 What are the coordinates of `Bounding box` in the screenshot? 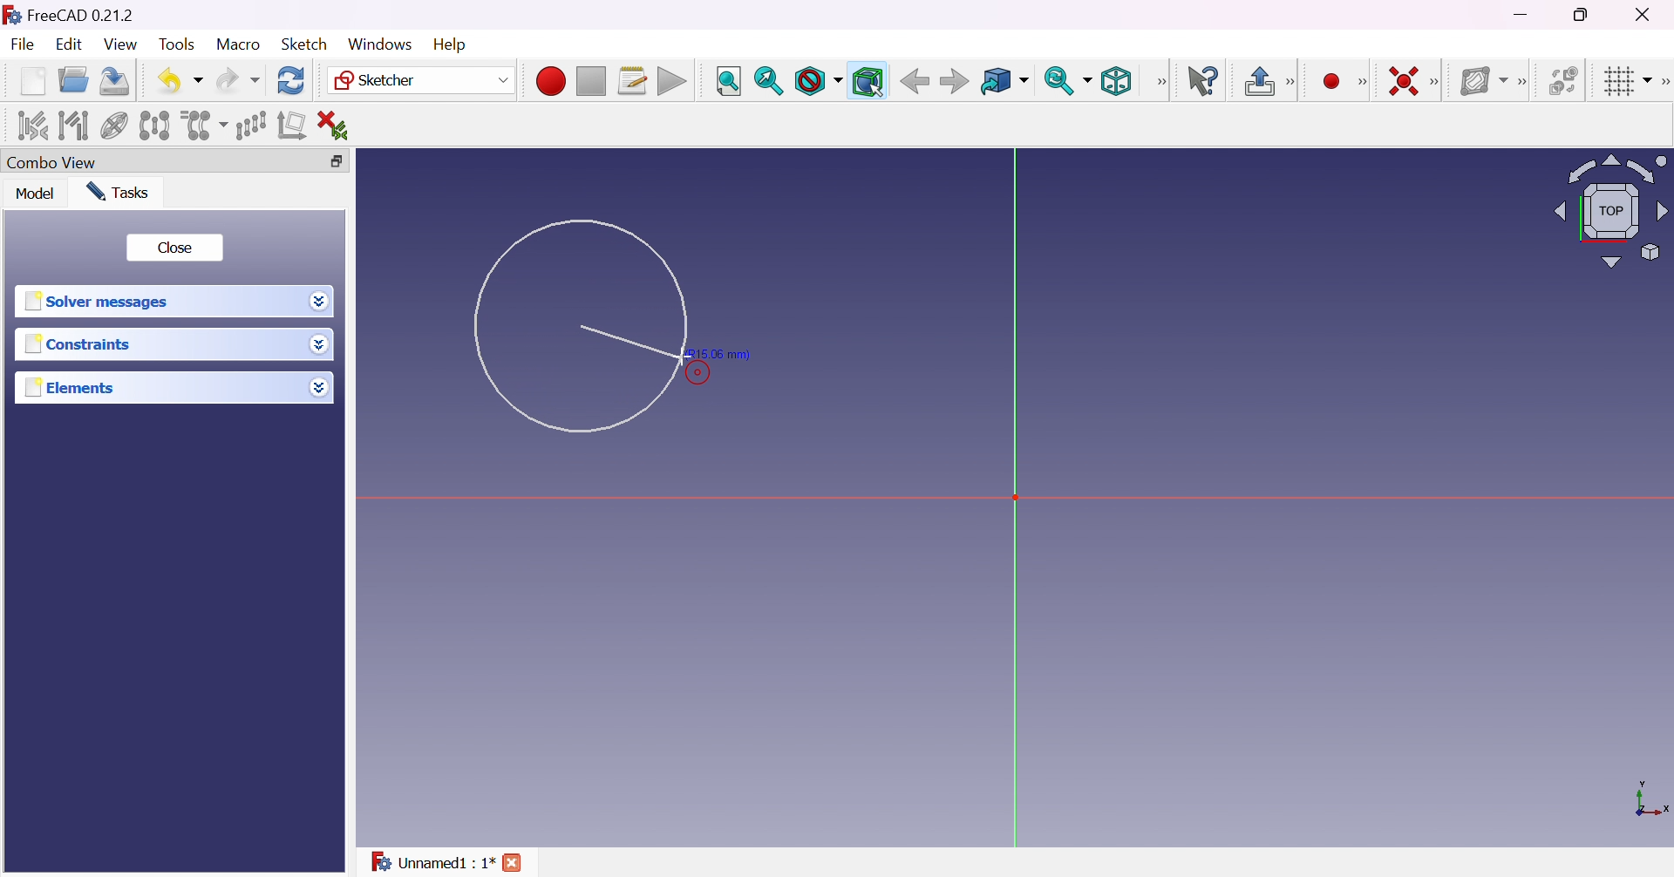 It's located at (869, 82).